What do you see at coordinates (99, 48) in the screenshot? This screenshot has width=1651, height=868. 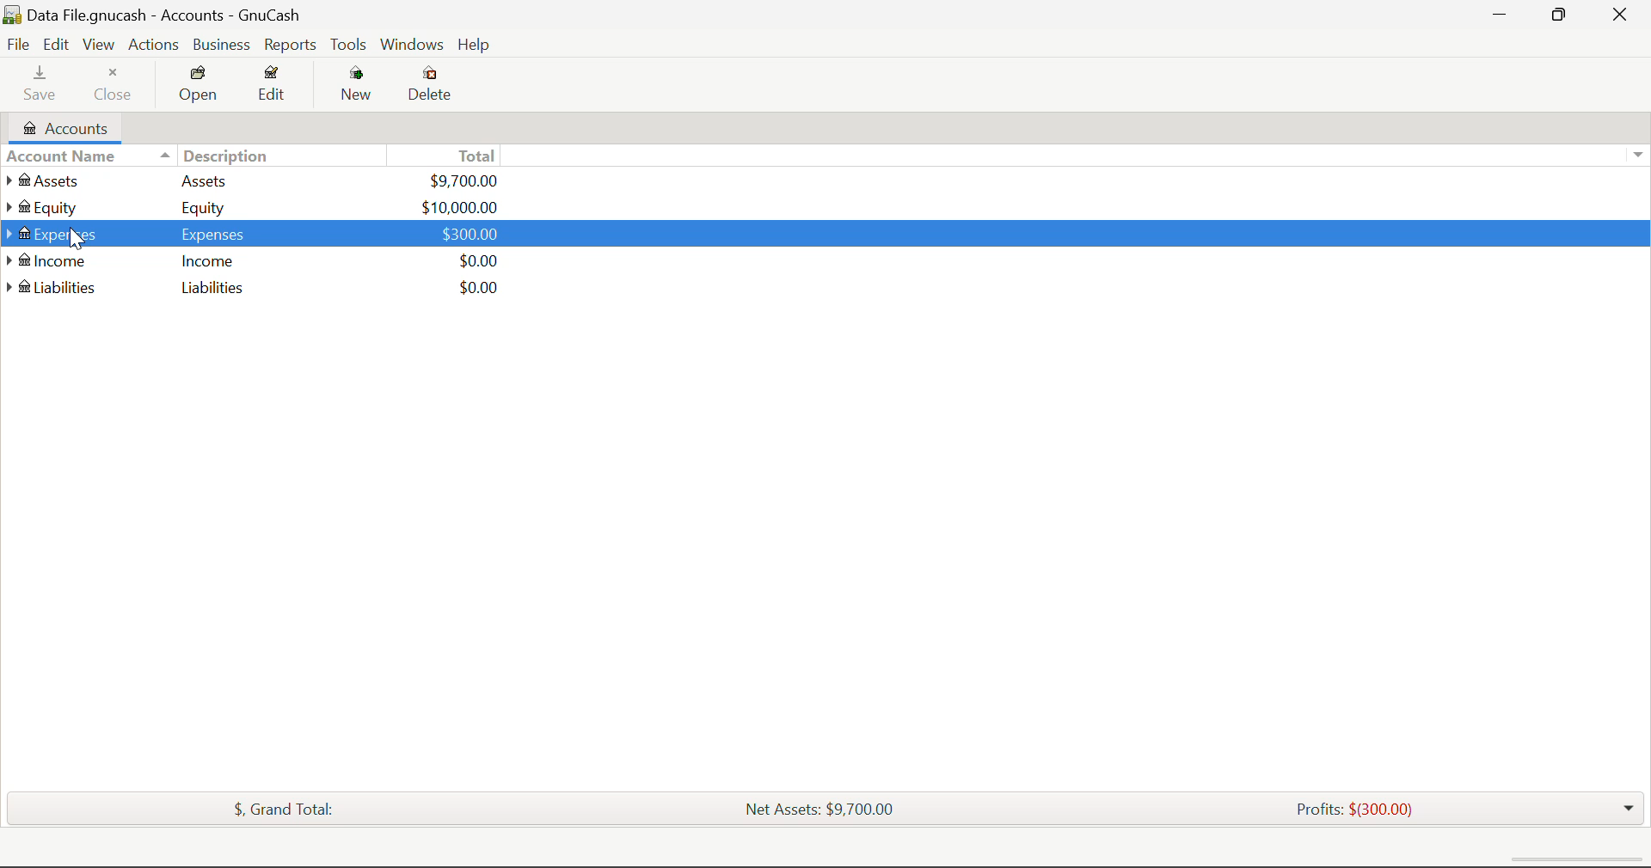 I see `View` at bounding box center [99, 48].